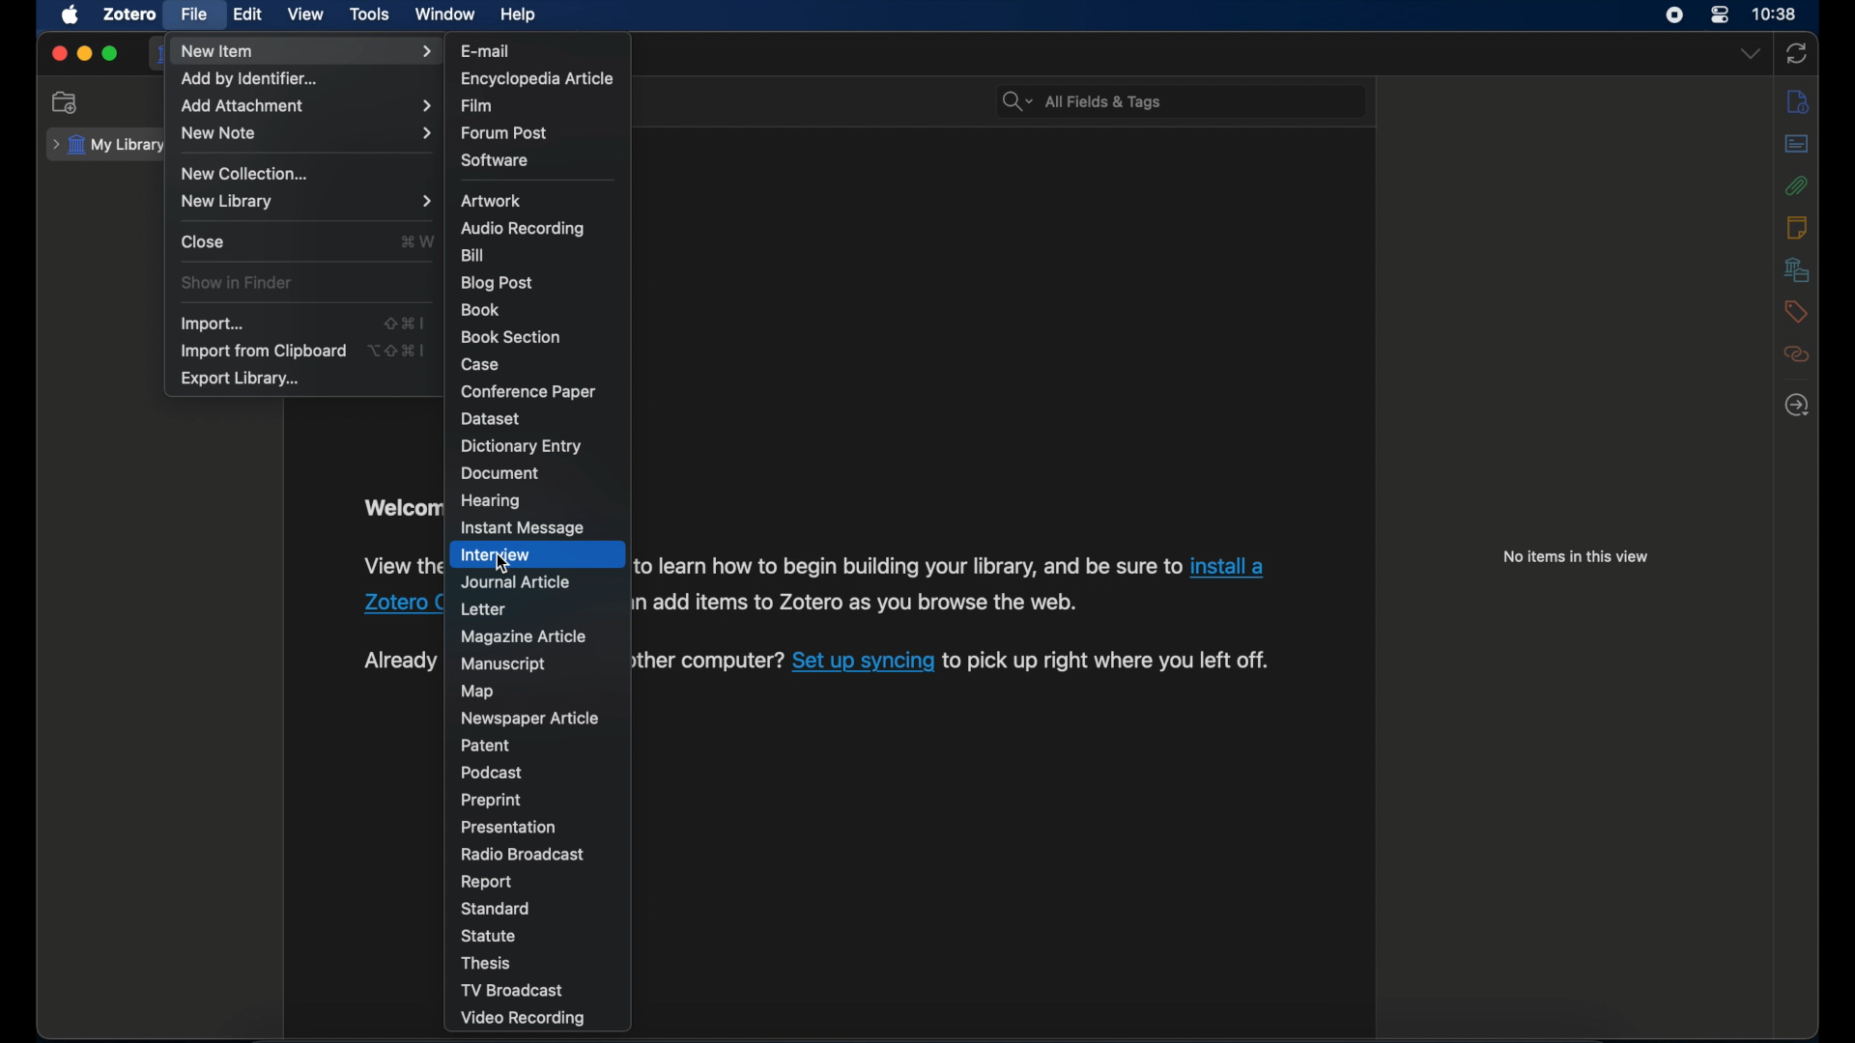 This screenshot has height=1043, width=1855. Describe the element at coordinates (526, 528) in the screenshot. I see `instant  message` at that location.